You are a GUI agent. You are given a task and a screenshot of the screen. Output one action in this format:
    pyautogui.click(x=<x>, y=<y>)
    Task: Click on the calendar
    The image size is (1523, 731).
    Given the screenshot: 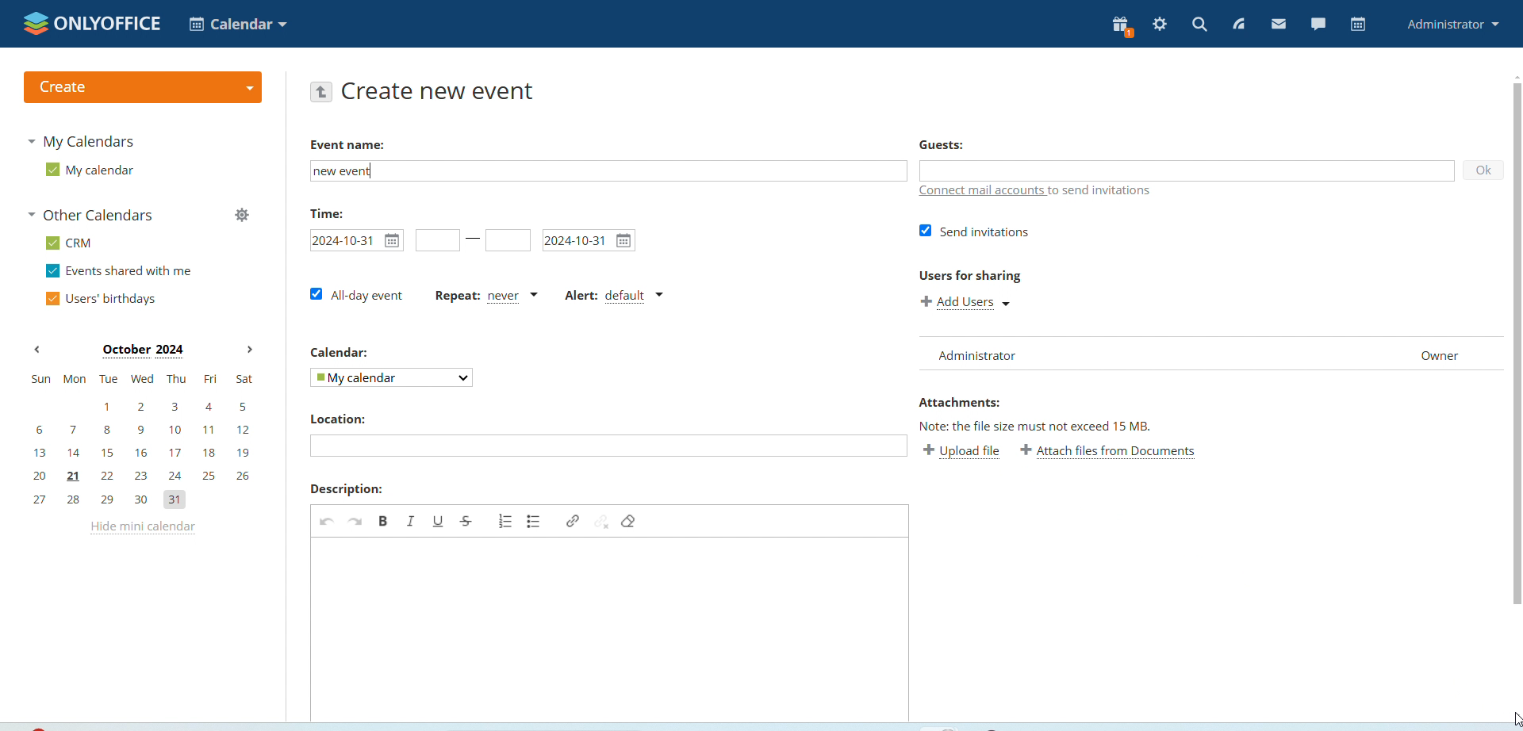 What is the action you would take?
    pyautogui.click(x=1360, y=24)
    